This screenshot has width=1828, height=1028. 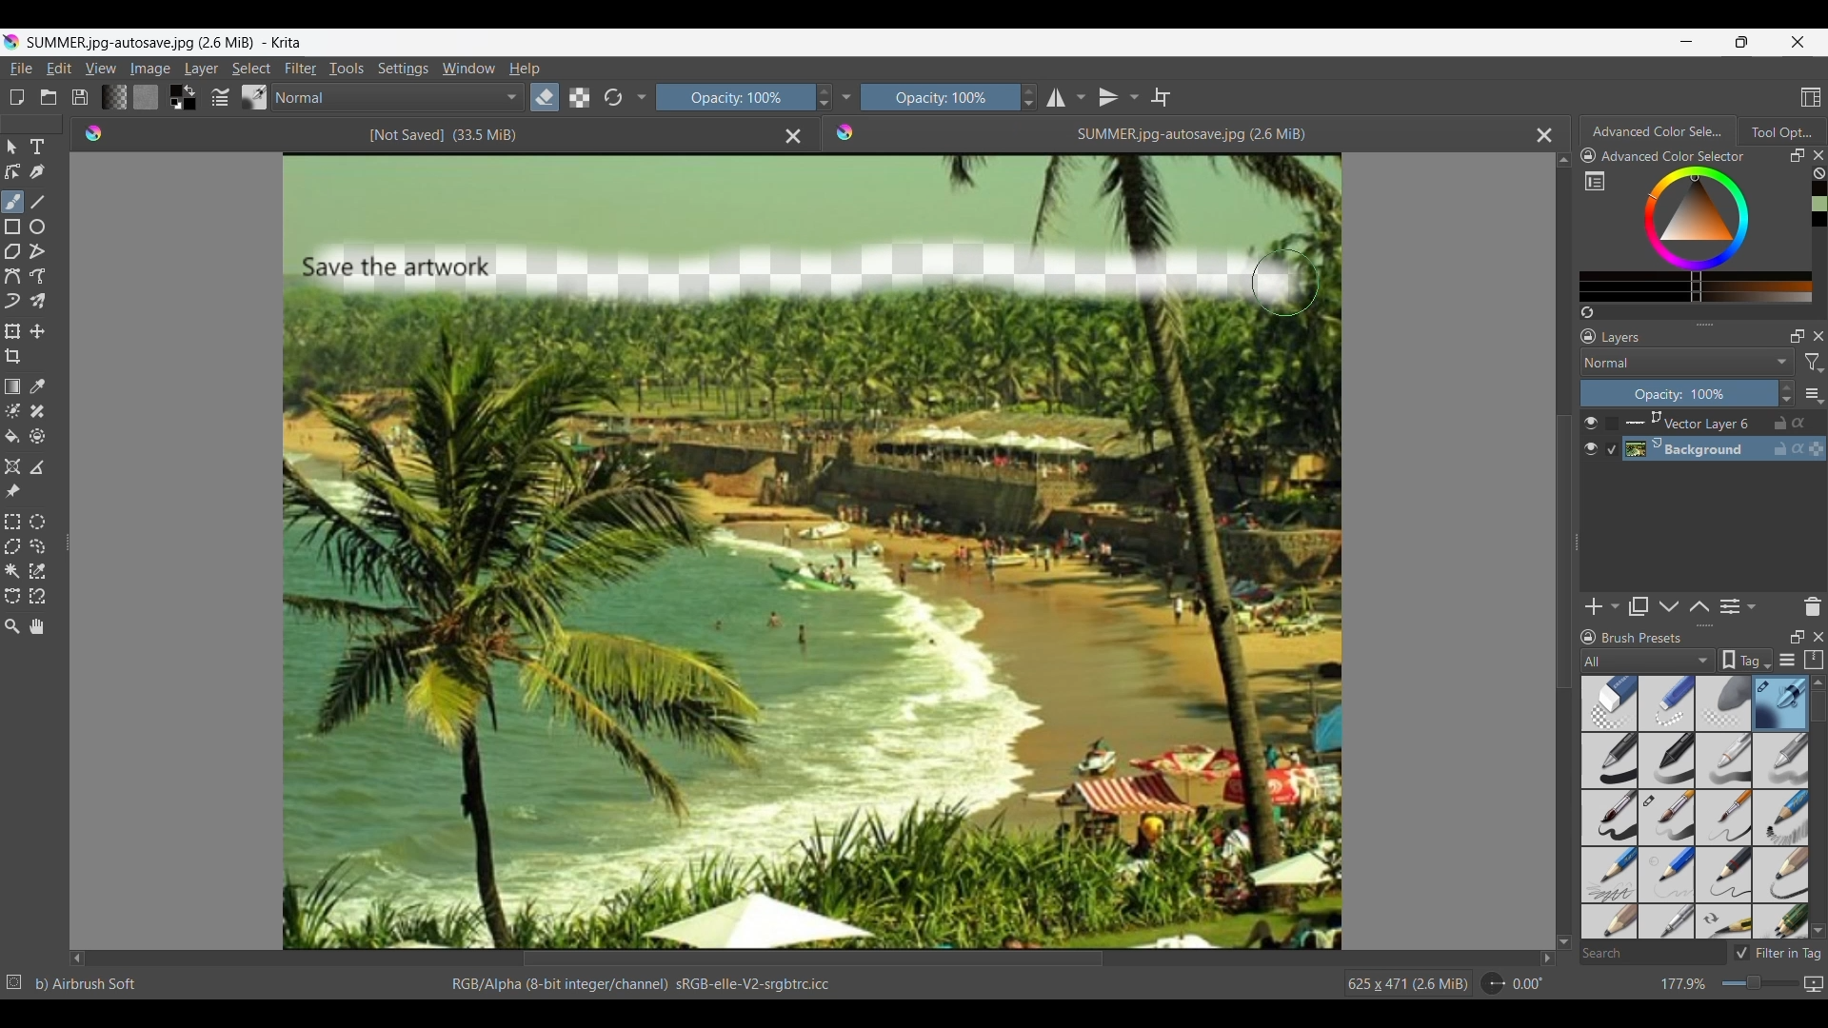 I want to click on Fill patterns, so click(x=146, y=97).